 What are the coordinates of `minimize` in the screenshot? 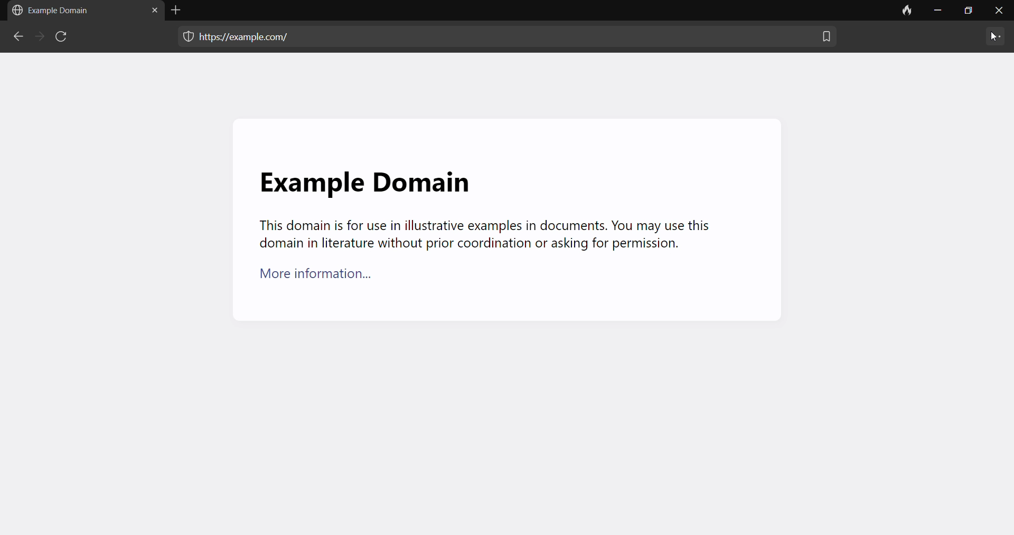 It's located at (937, 12).